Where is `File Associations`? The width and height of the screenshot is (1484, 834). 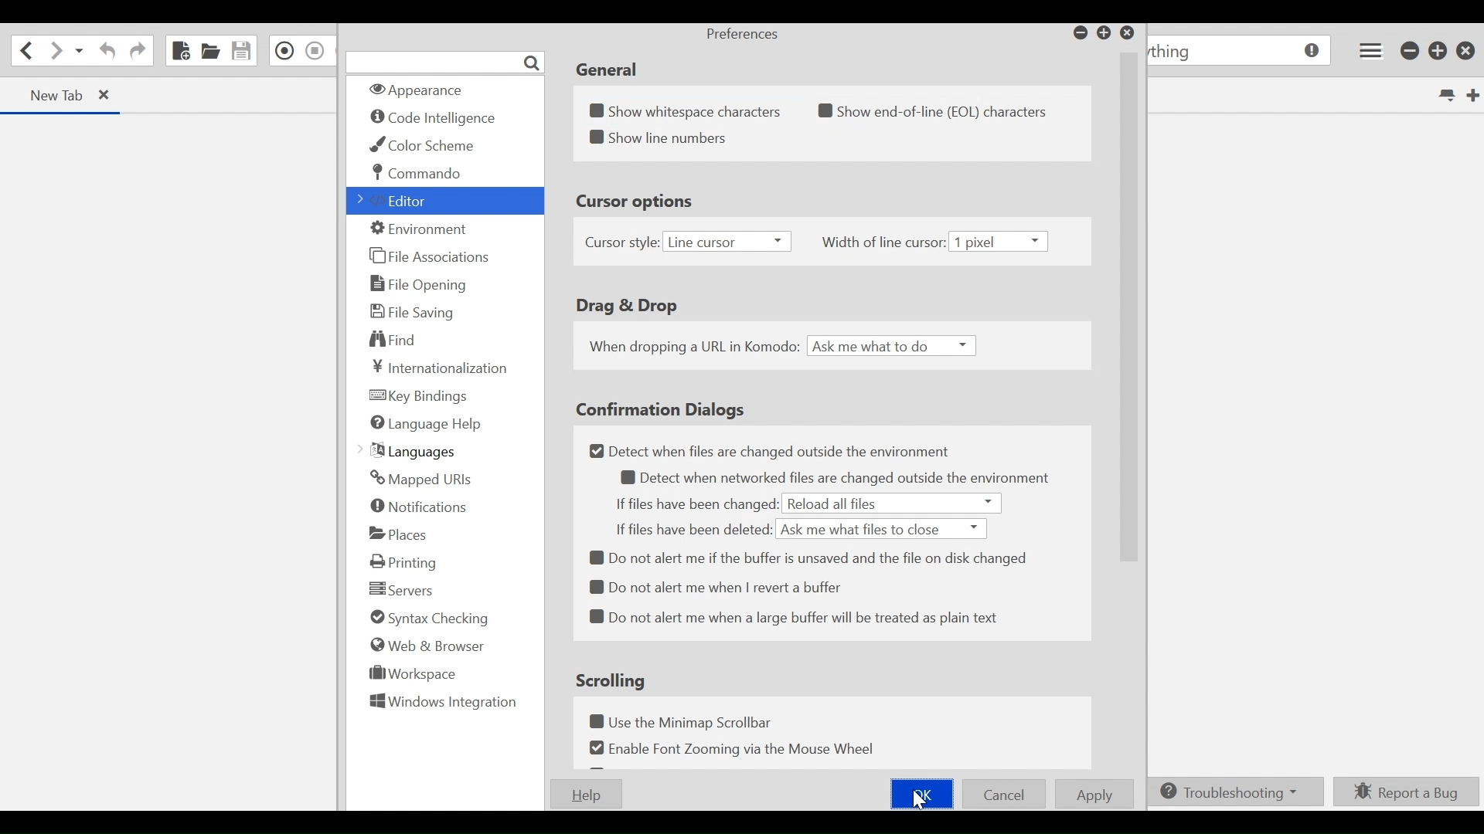
File Associations is located at coordinates (429, 255).